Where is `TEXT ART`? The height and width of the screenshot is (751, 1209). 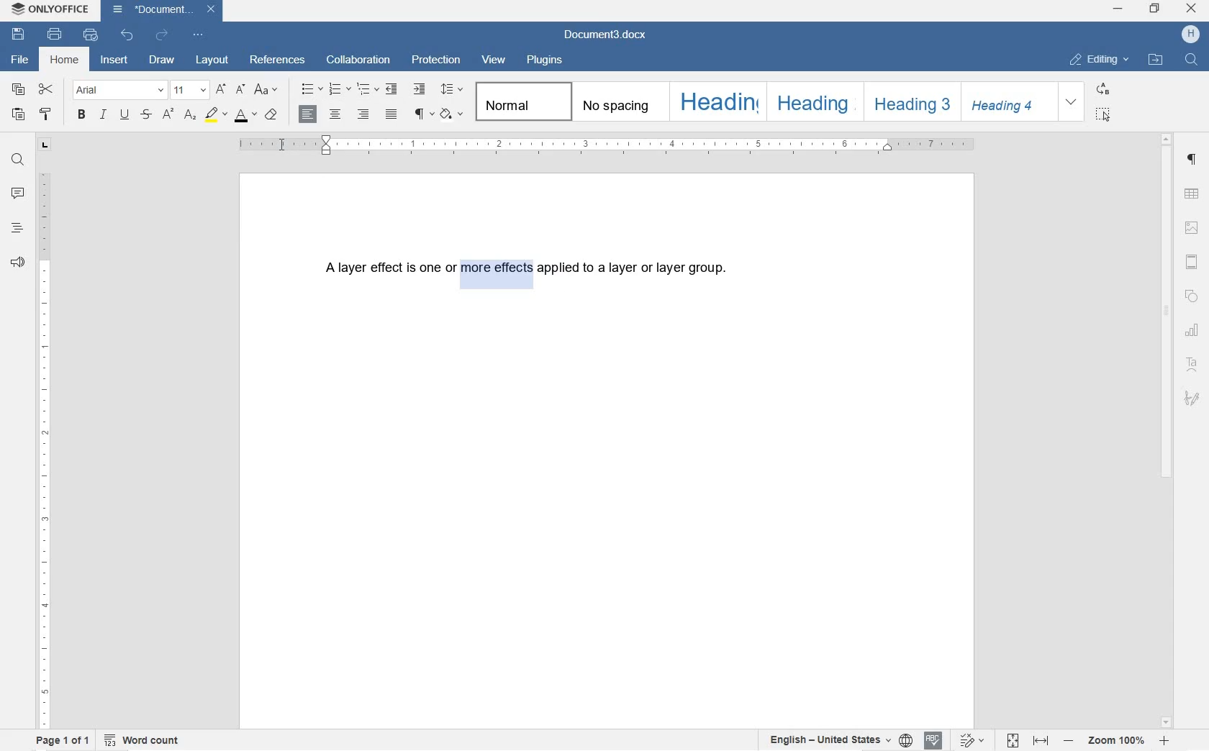 TEXT ART is located at coordinates (1193, 363).